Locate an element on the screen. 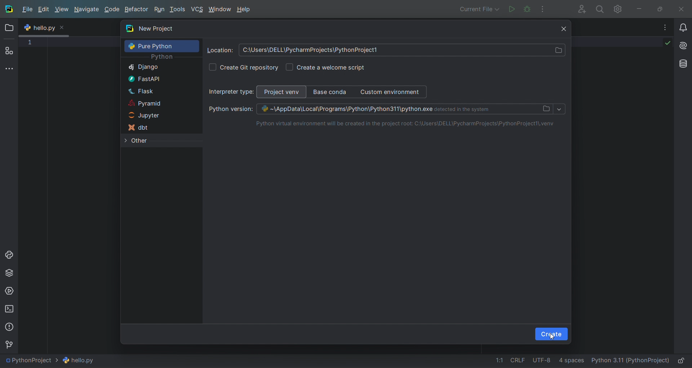 The image size is (692, 368). file data is located at coordinates (534, 362).